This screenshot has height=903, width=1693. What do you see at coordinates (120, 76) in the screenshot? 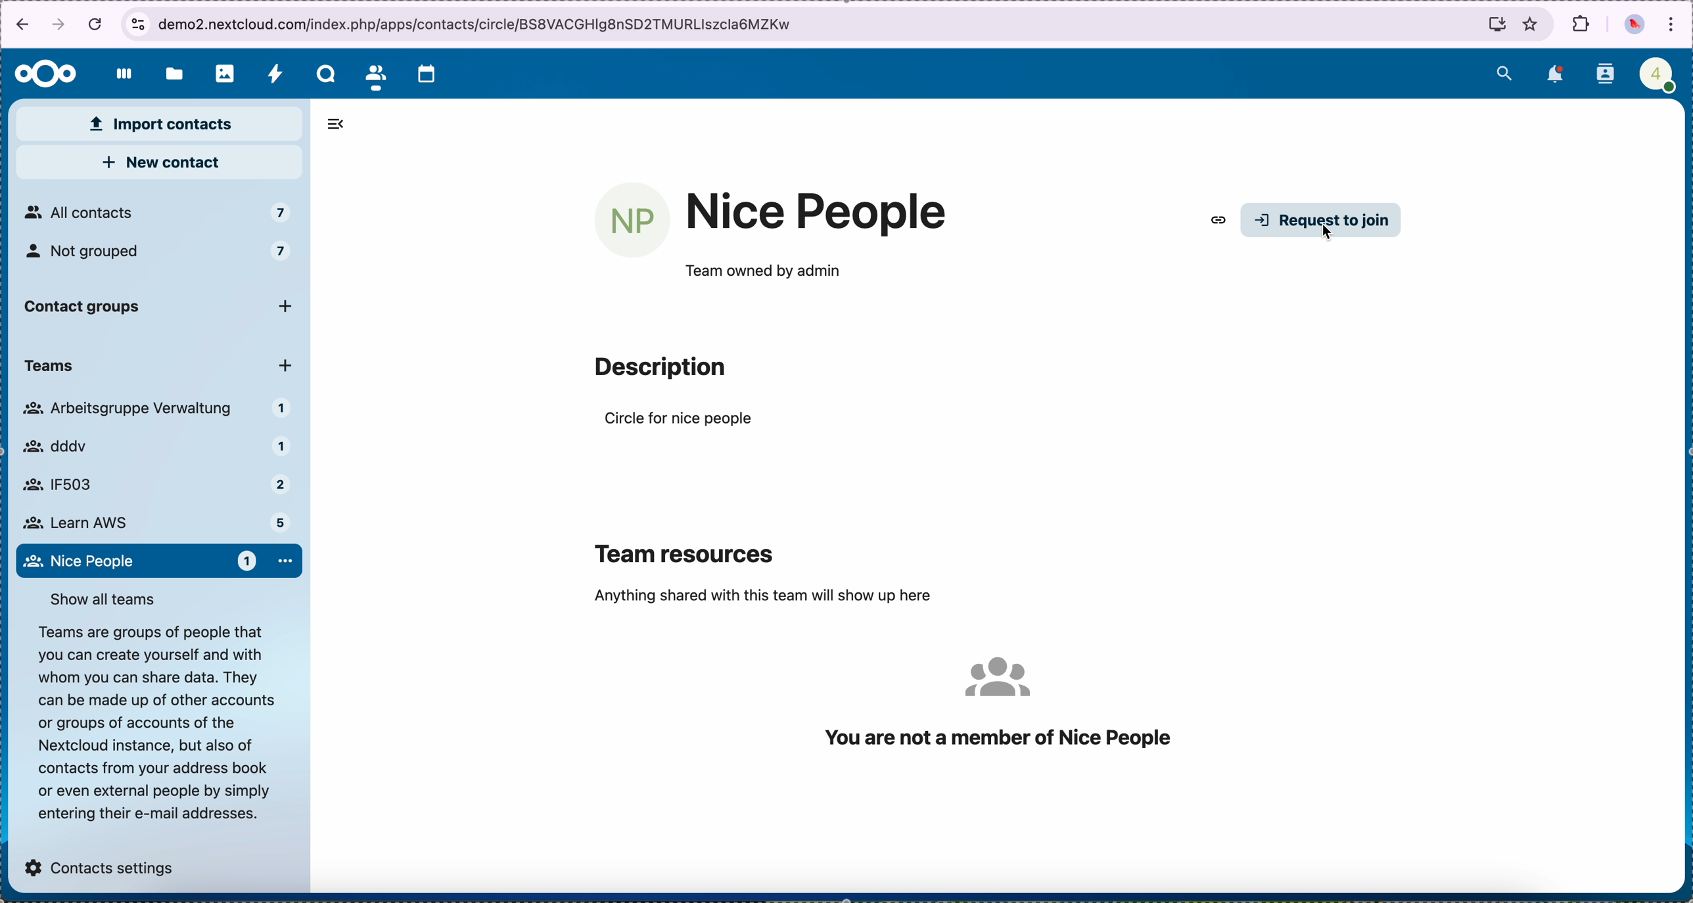
I see `dashboard` at bounding box center [120, 76].